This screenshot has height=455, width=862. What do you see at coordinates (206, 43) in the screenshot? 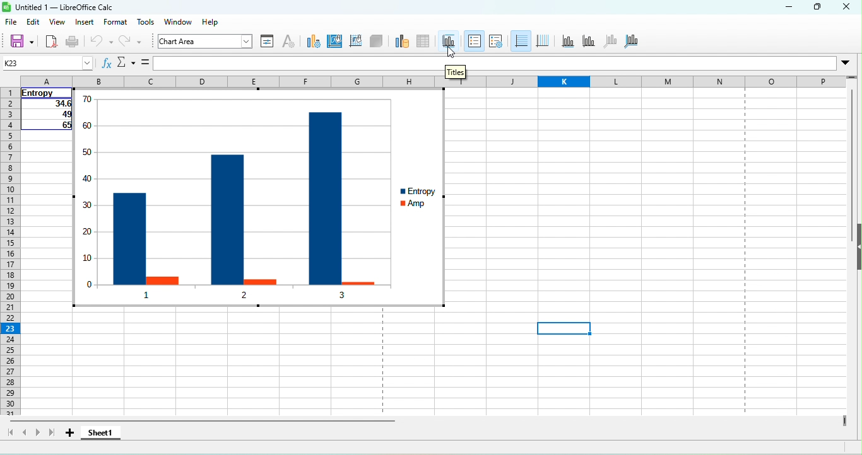
I see `chart area` at bounding box center [206, 43].